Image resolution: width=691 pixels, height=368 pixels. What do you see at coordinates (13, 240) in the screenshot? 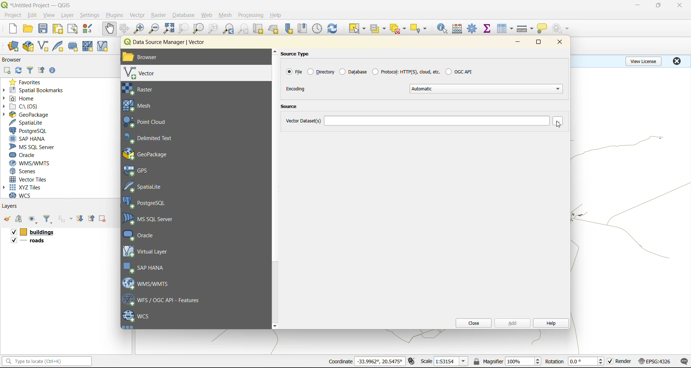
I see `checkbox` at bounding box center [13, 240].